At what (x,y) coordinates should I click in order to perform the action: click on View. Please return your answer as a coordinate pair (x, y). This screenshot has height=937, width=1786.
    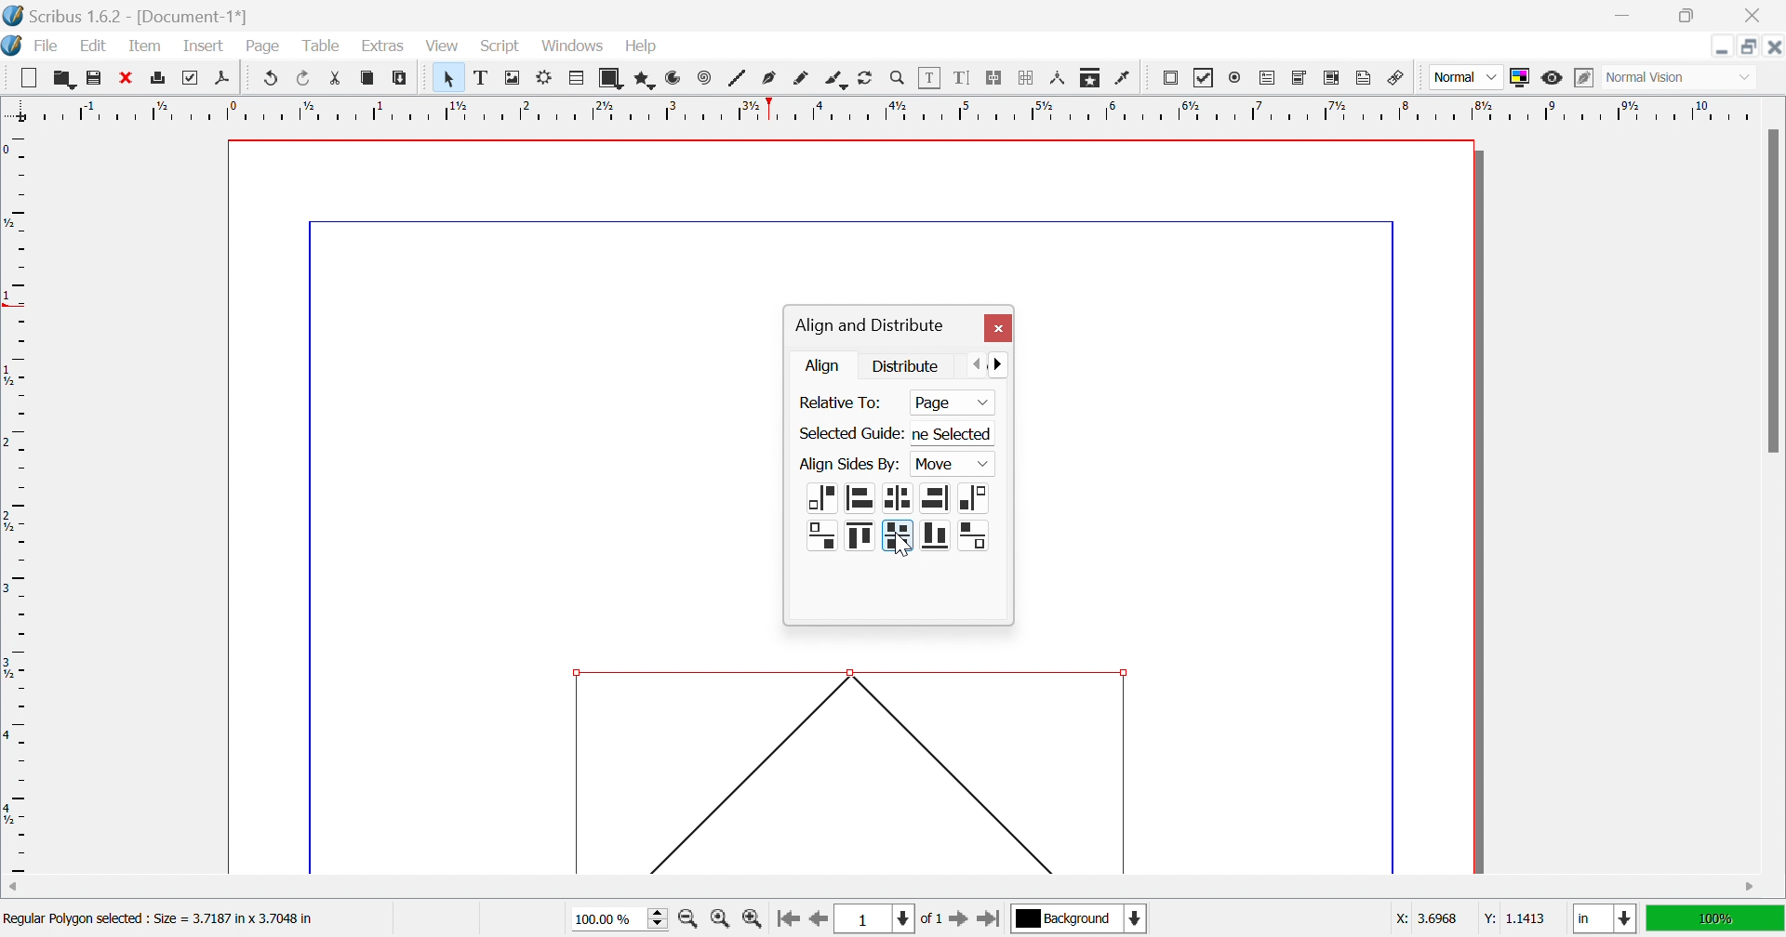
    Looking at the image, I should click on (442, 46).